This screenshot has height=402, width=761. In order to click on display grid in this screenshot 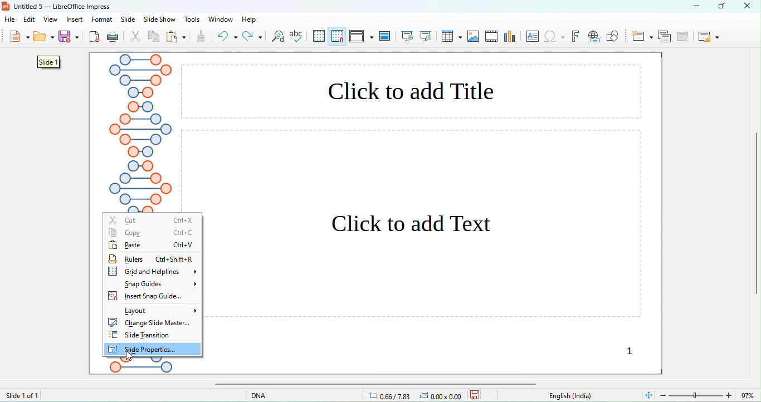, I will do `click(319, 36)`.